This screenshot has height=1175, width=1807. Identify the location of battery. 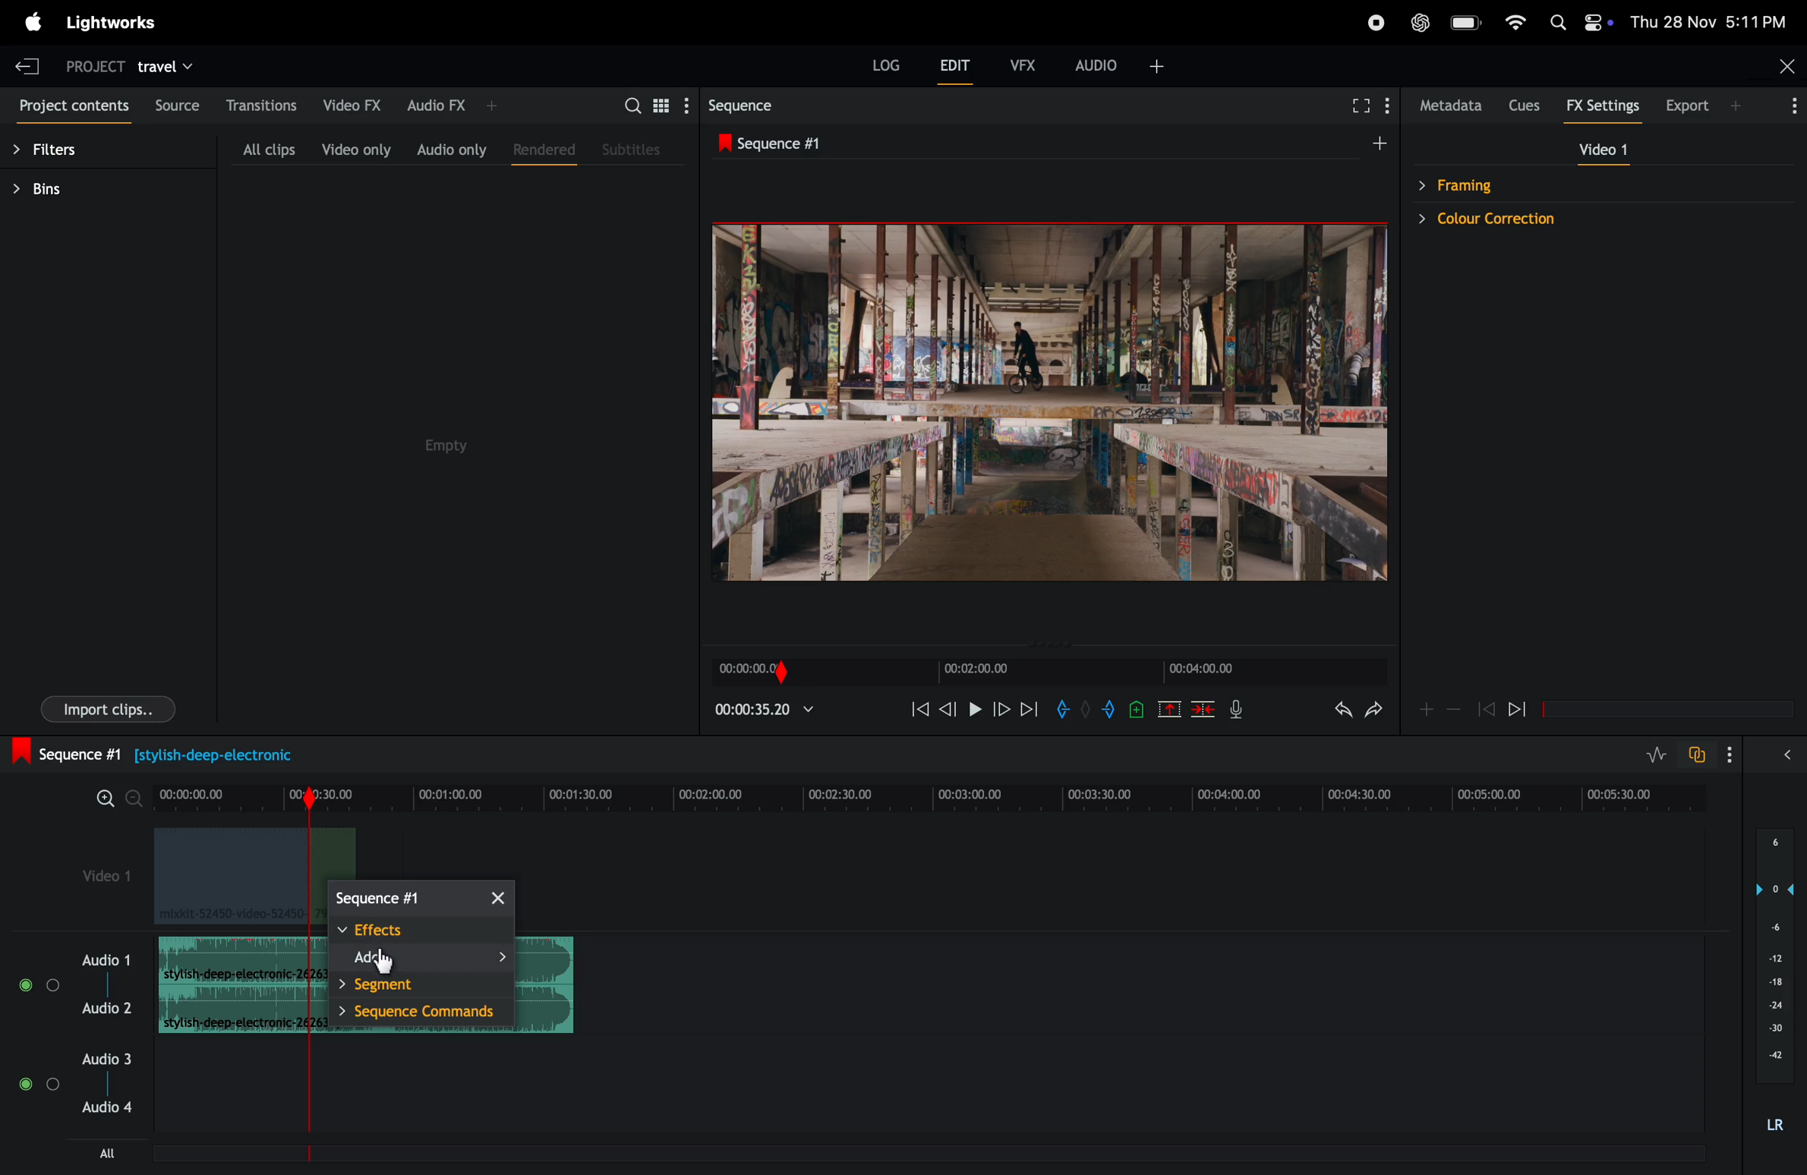
(1468, 21).